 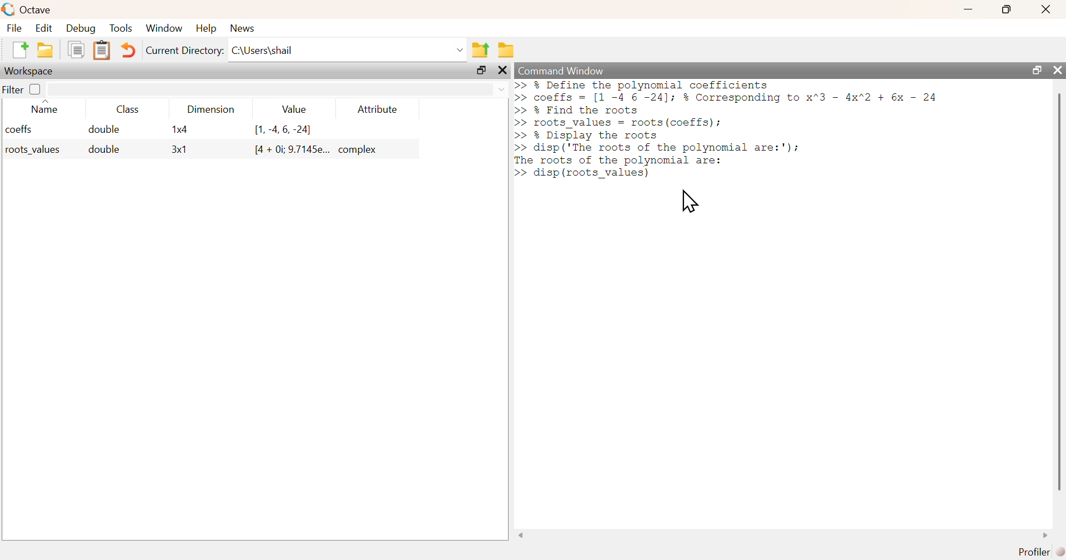 What do you see at coordinates (521, 535) in the screenshot?
I see `scroll left` at bounding box center [521, 535].